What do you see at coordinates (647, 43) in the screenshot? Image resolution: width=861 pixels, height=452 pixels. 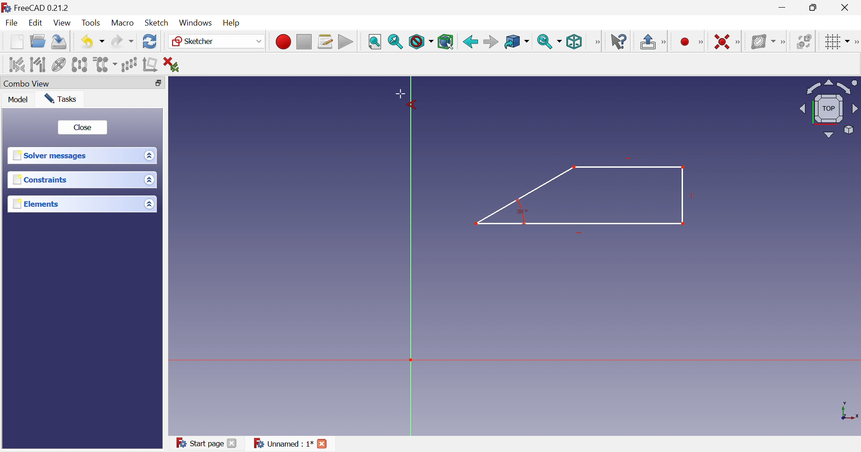 I see `Leave sketch` at bounding box center [647, 43].